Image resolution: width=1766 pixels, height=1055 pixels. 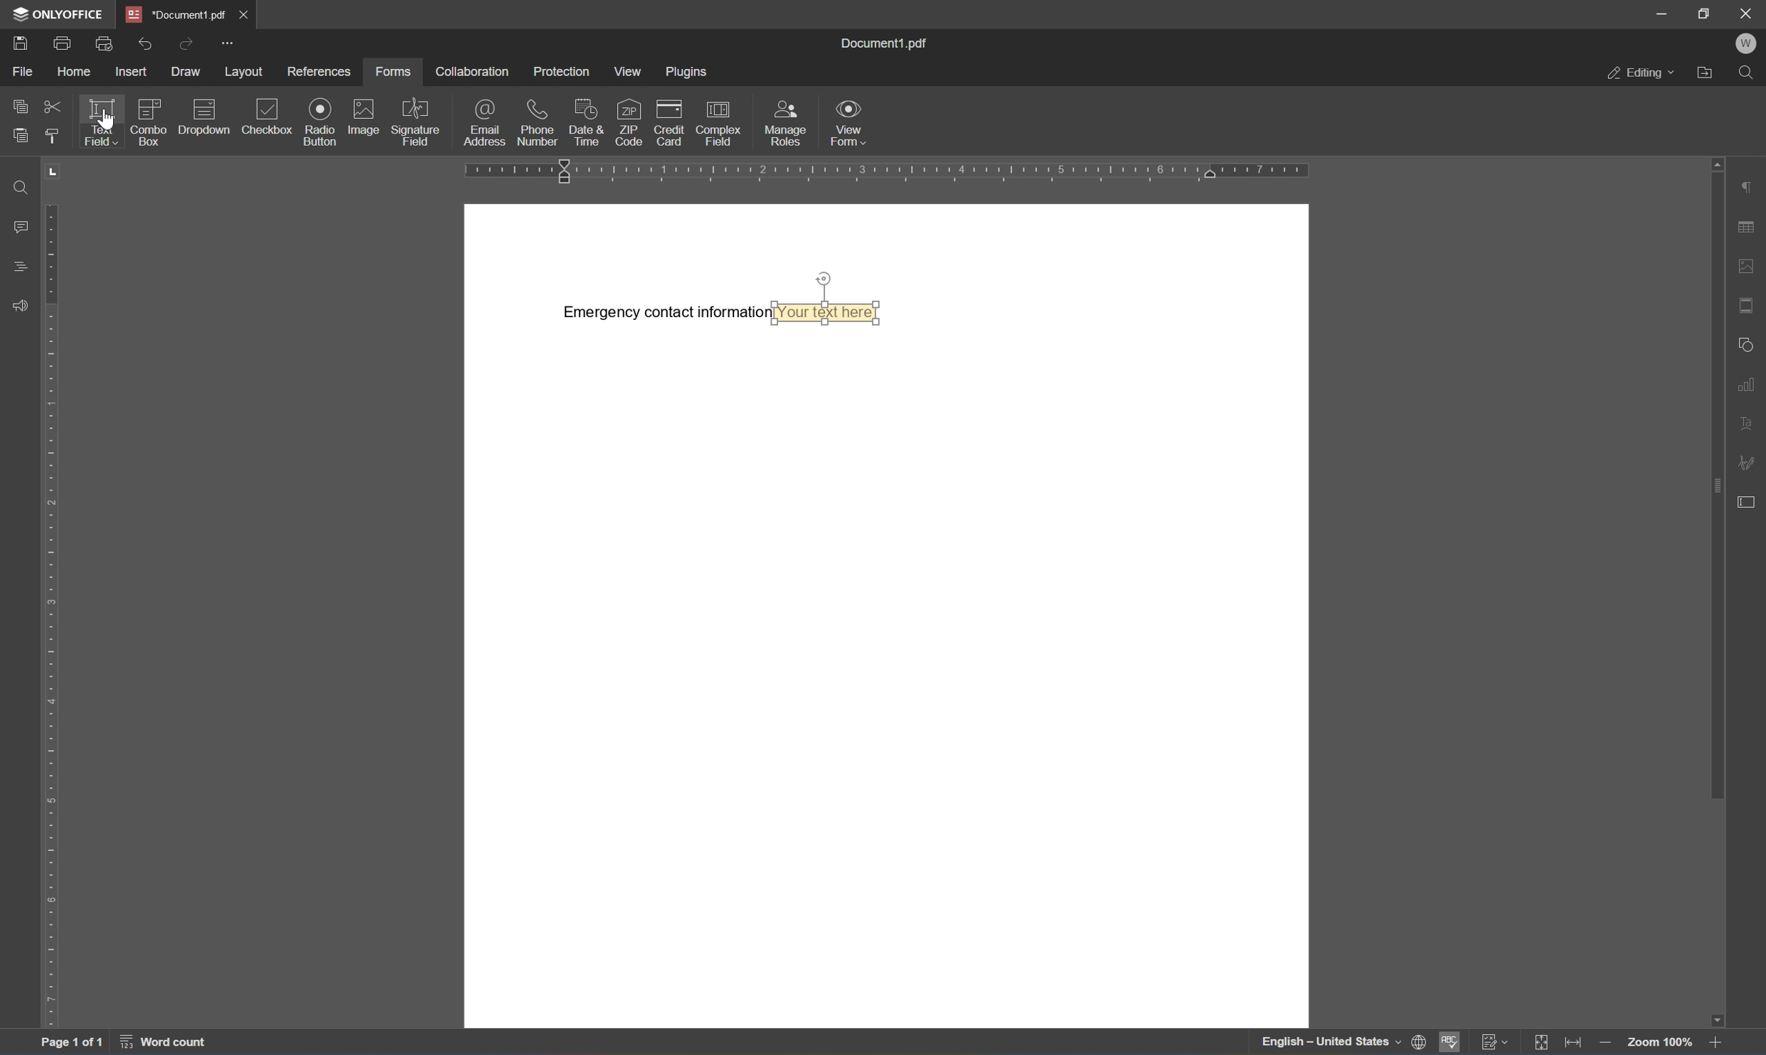 I want to click on paste, so click(x=21, y=136).